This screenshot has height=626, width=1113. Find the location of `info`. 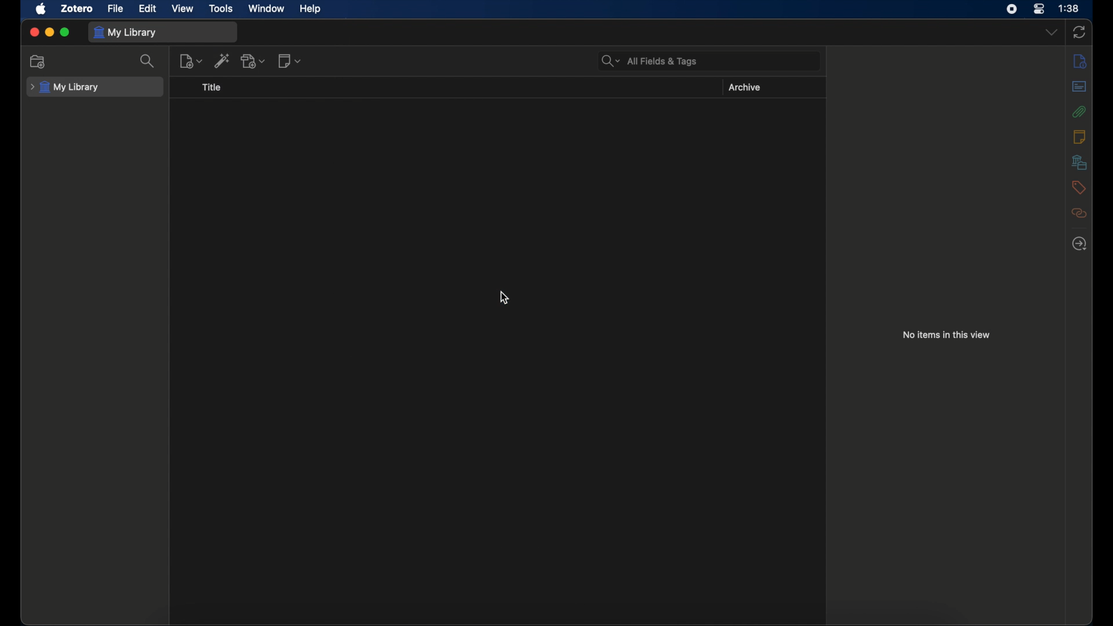

info is located at coordinates (1081, 61).